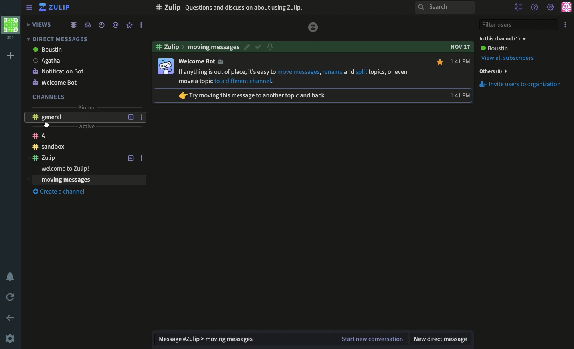  I want to click on Profile, so click(566, 7).